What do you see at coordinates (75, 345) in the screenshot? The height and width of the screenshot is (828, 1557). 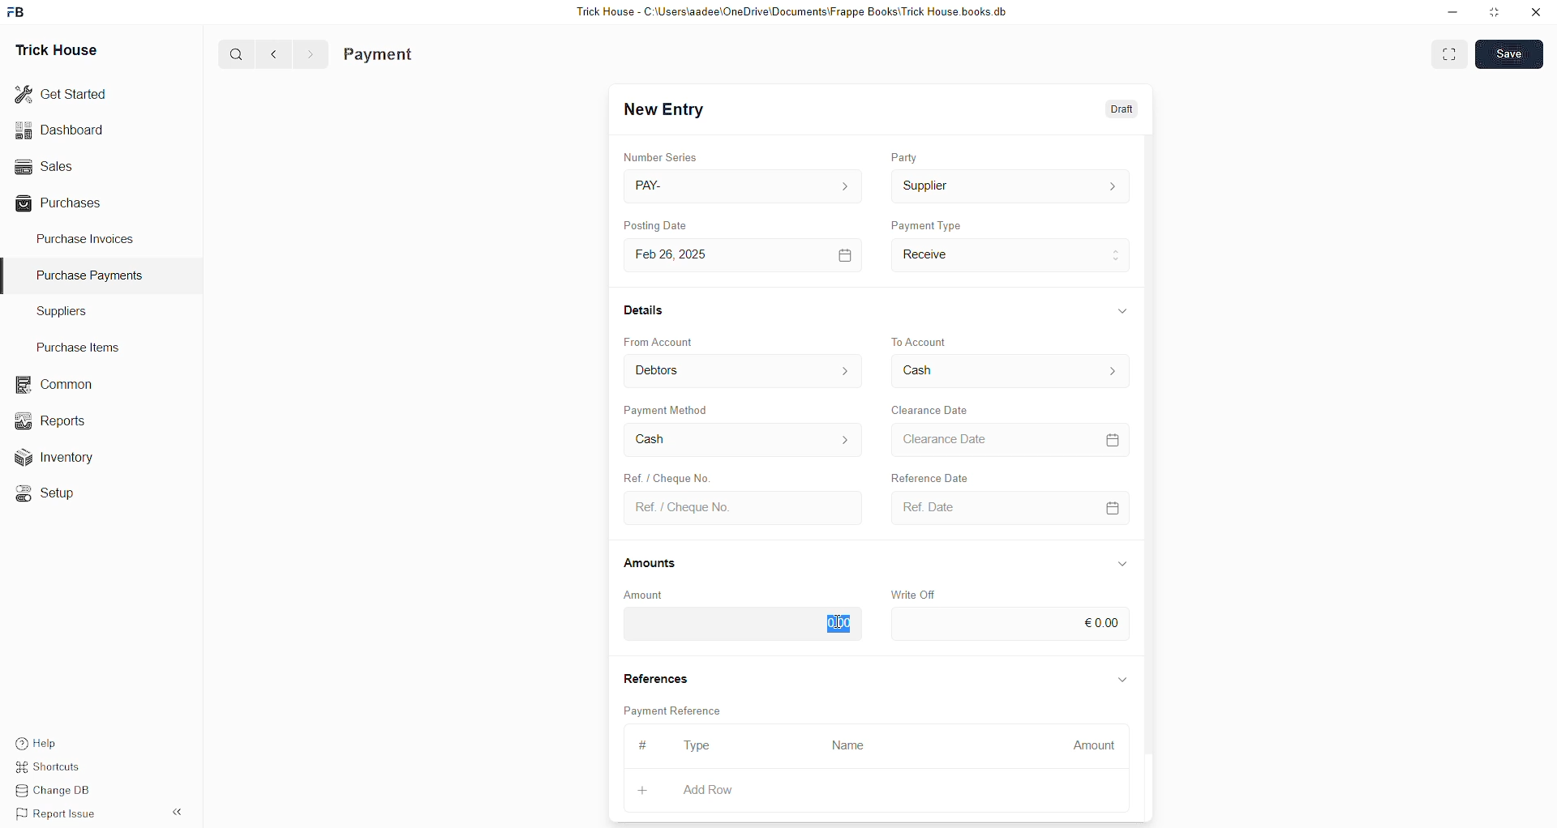 I see `Purchase Items.` at bounding box center [75, 345].